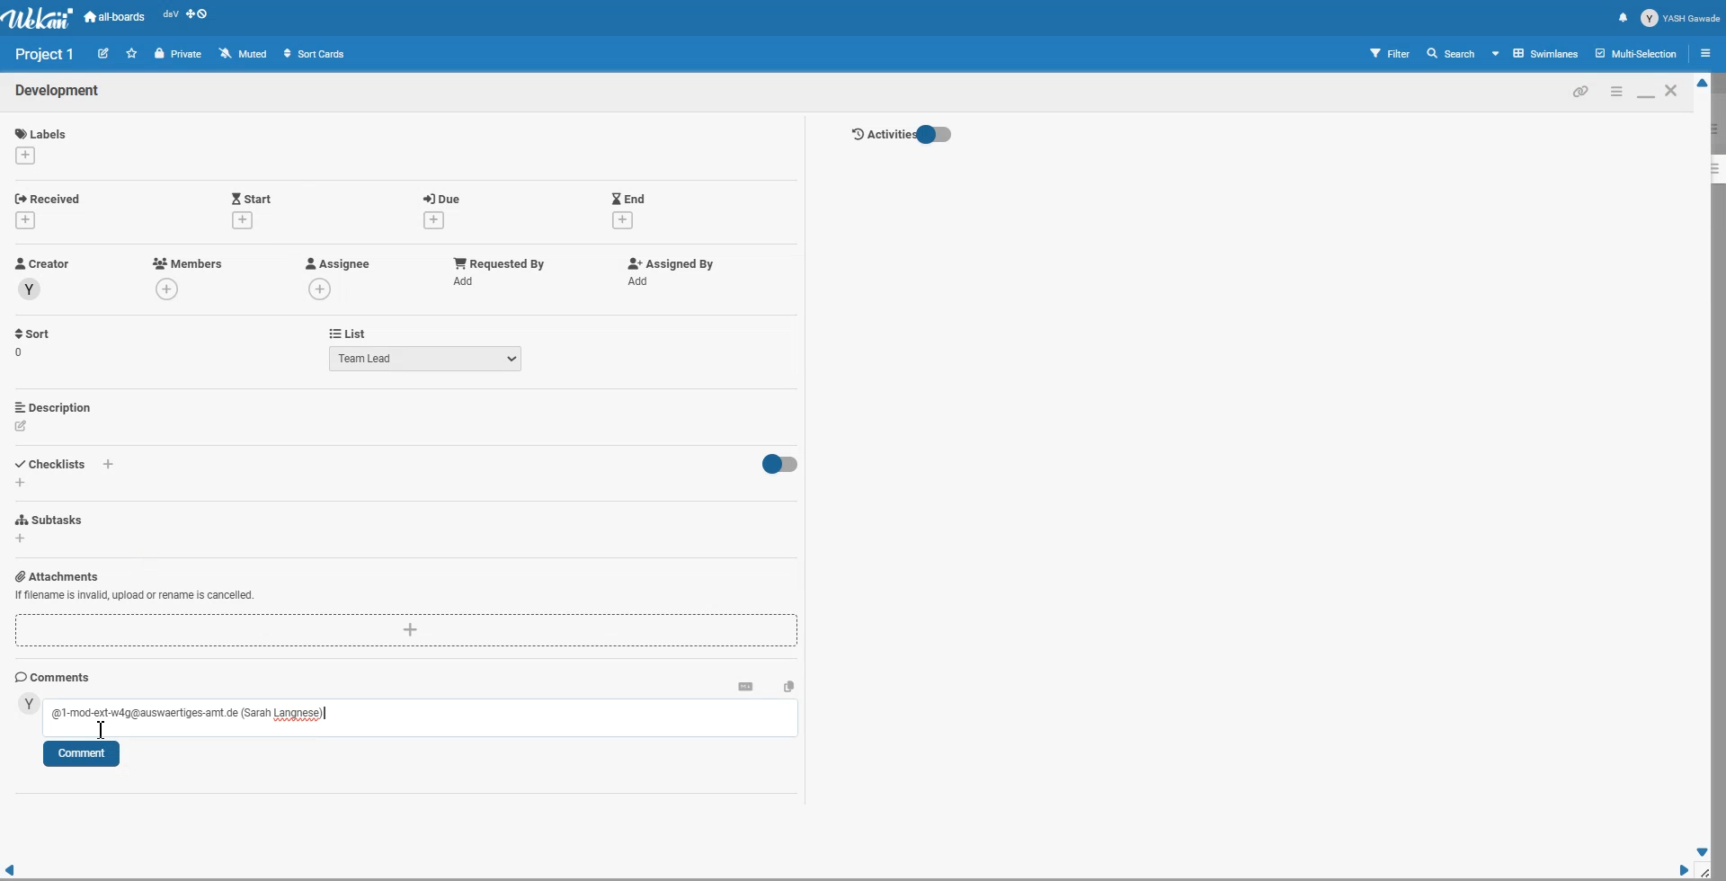  What do you see at coordinates (179, 54) in the screenshot?
I see `Private` at bounding box center [179, 54].